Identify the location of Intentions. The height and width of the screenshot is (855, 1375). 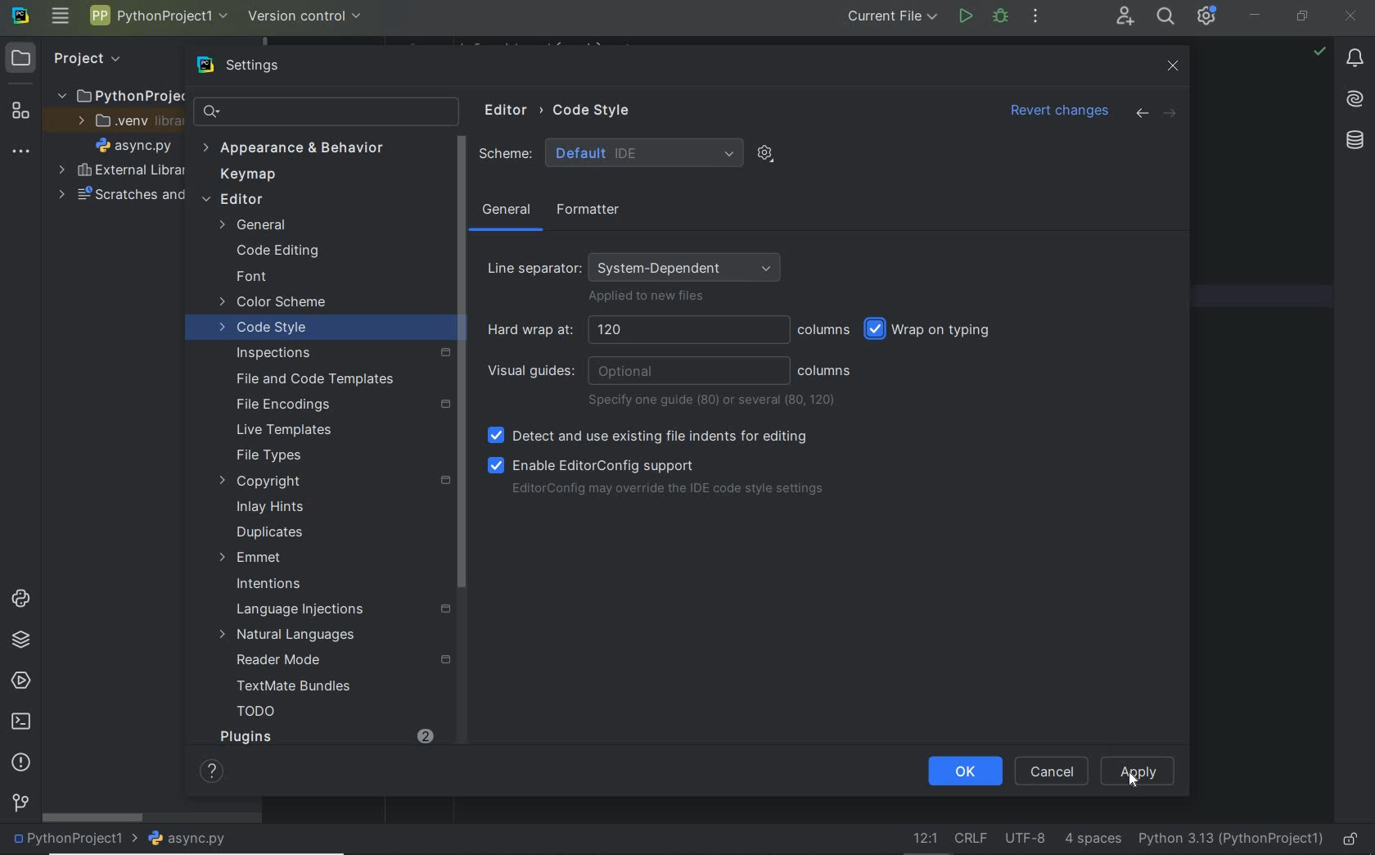
(269, 585).